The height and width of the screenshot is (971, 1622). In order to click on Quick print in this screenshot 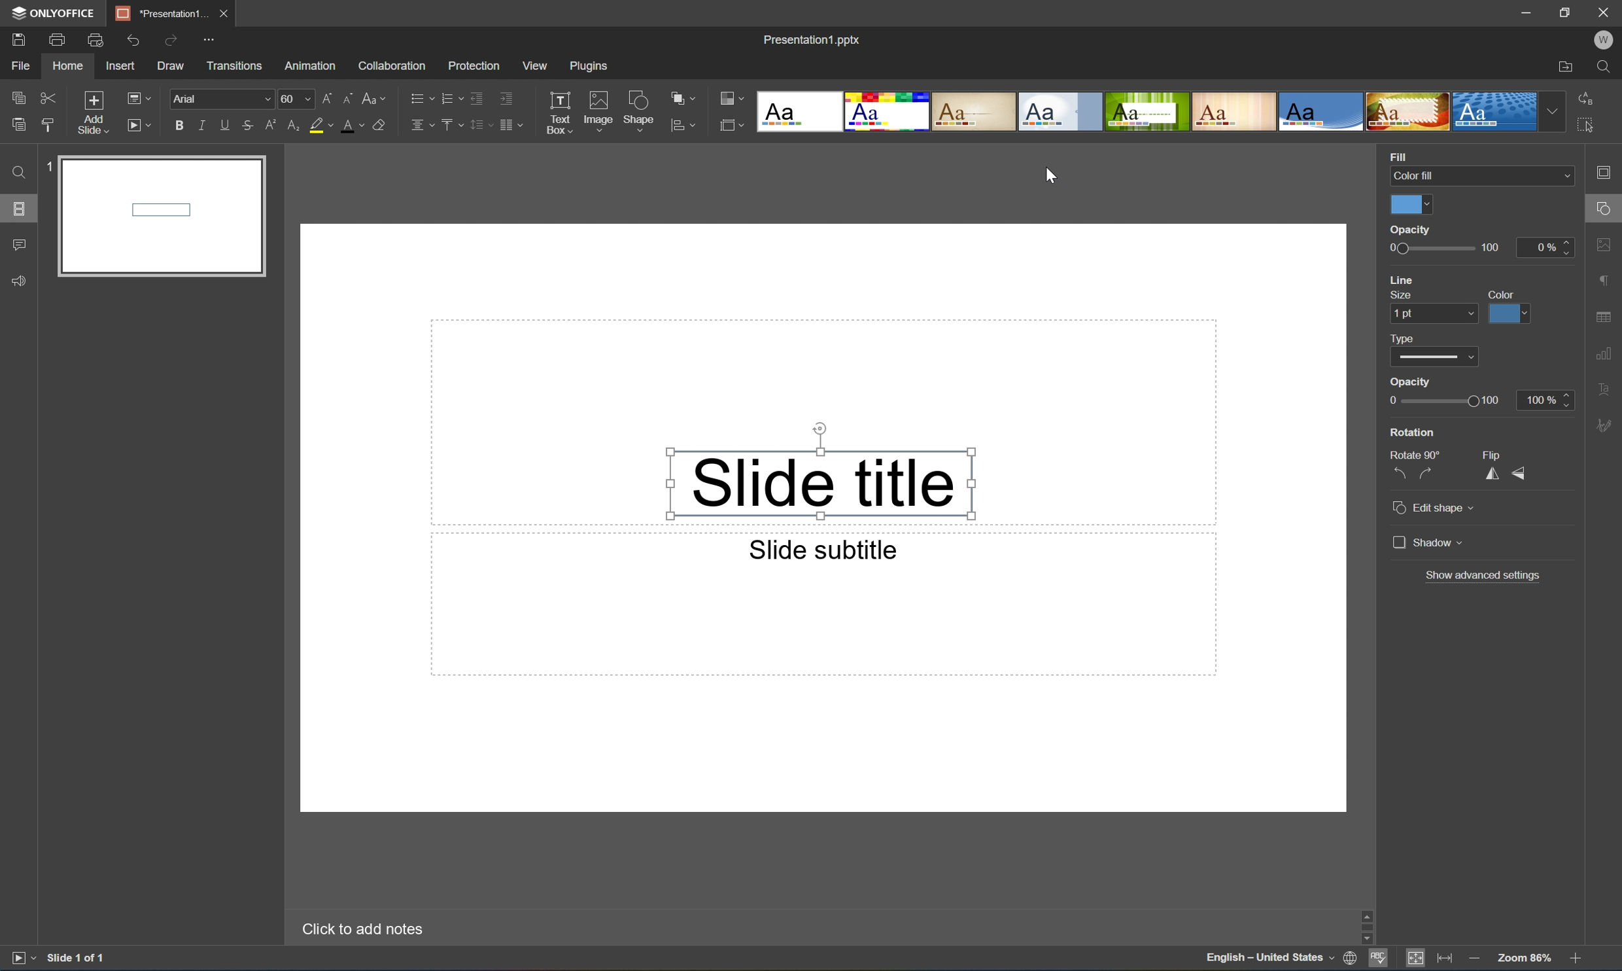, I will do `click(95, 39)`.